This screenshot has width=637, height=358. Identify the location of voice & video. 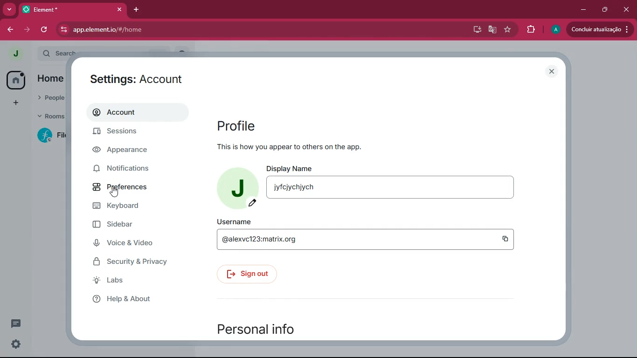
(134, 244).